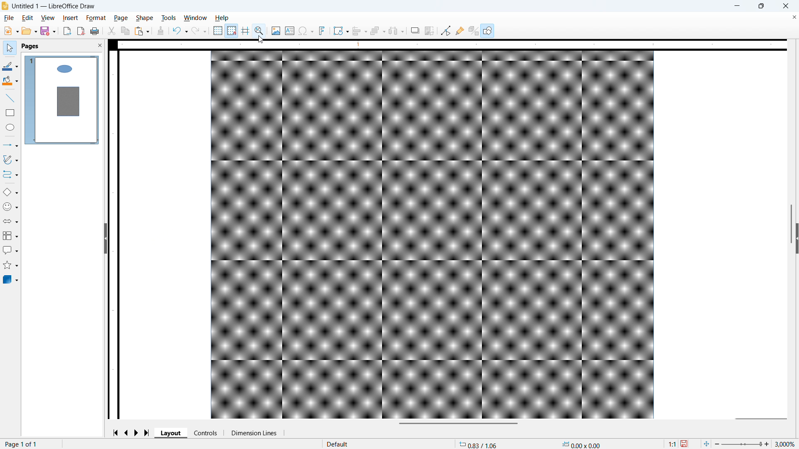 Image resolution: width=799 pixels, height=449 pixels. I want to click on Horizontal ruler , so click(452, 44).